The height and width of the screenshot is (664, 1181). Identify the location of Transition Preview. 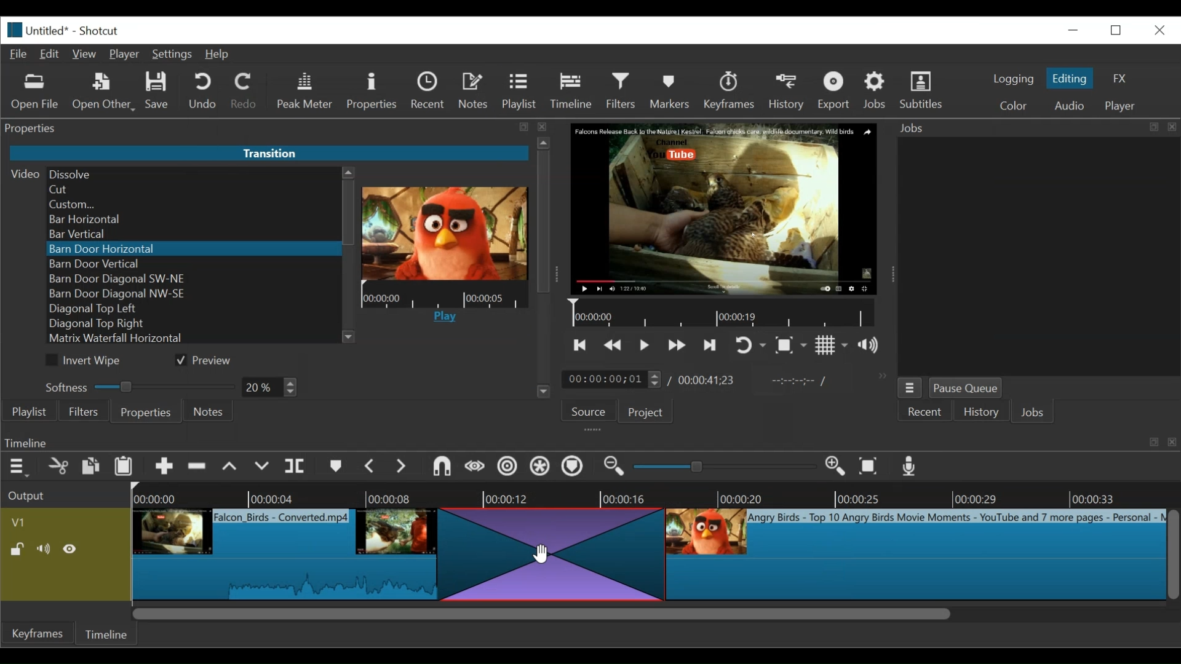
(443, 233).